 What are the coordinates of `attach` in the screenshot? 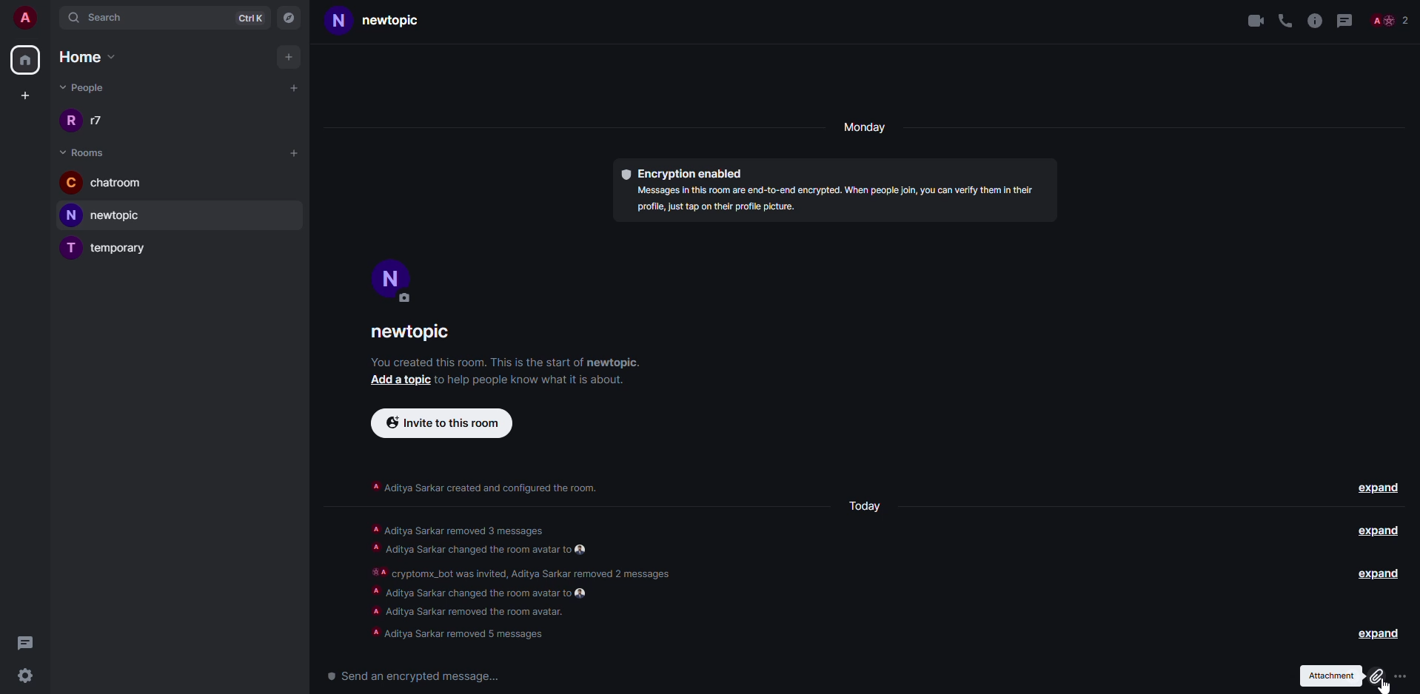 It's located at (1377, 674).